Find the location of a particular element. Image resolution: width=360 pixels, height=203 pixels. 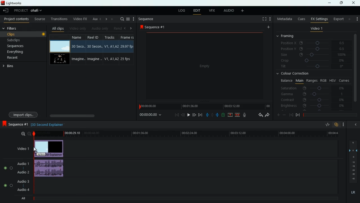

menu is located at coordinates (128, 19).